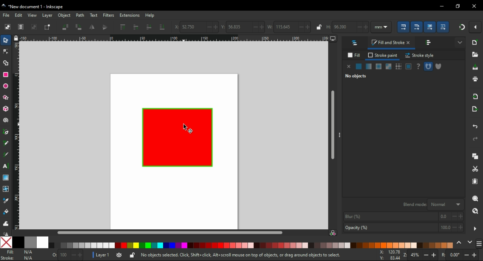  Describe the element at coordinates (32, 15) in the screenshot. I see `view` at that location.